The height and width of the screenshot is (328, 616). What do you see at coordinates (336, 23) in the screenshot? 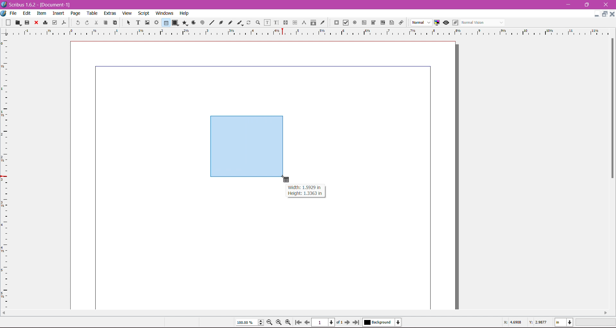
I see `PDF Push button` at bounding box center [336, 23].